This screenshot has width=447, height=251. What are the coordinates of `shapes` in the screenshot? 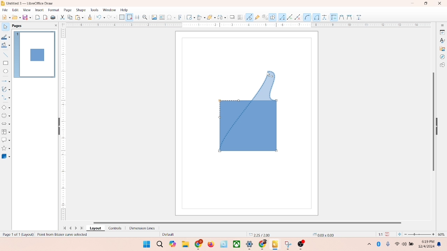 It's located at (249, 111).